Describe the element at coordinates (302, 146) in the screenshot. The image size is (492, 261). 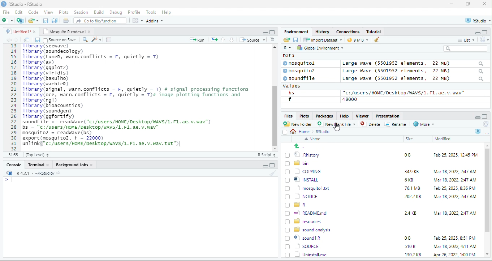
I see `go back` at that location.